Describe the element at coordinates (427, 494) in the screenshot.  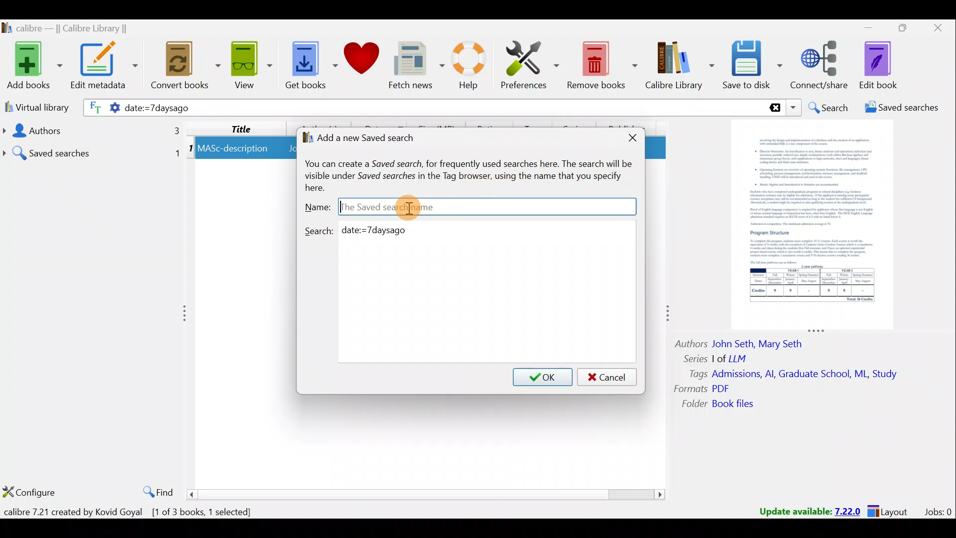
I see `Scroll bar` at that location.